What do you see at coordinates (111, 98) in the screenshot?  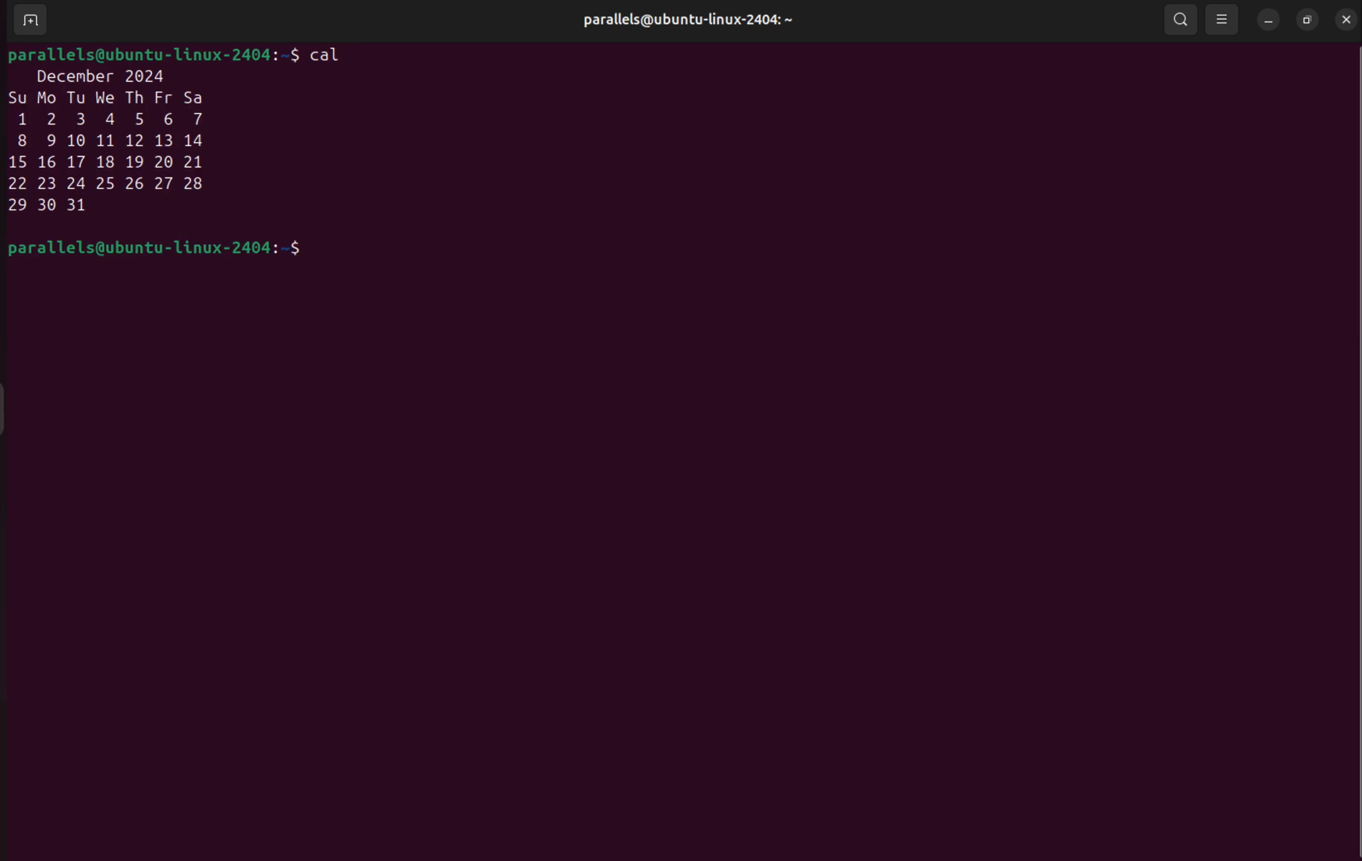 I see `days` at bounding box center [111, 98].